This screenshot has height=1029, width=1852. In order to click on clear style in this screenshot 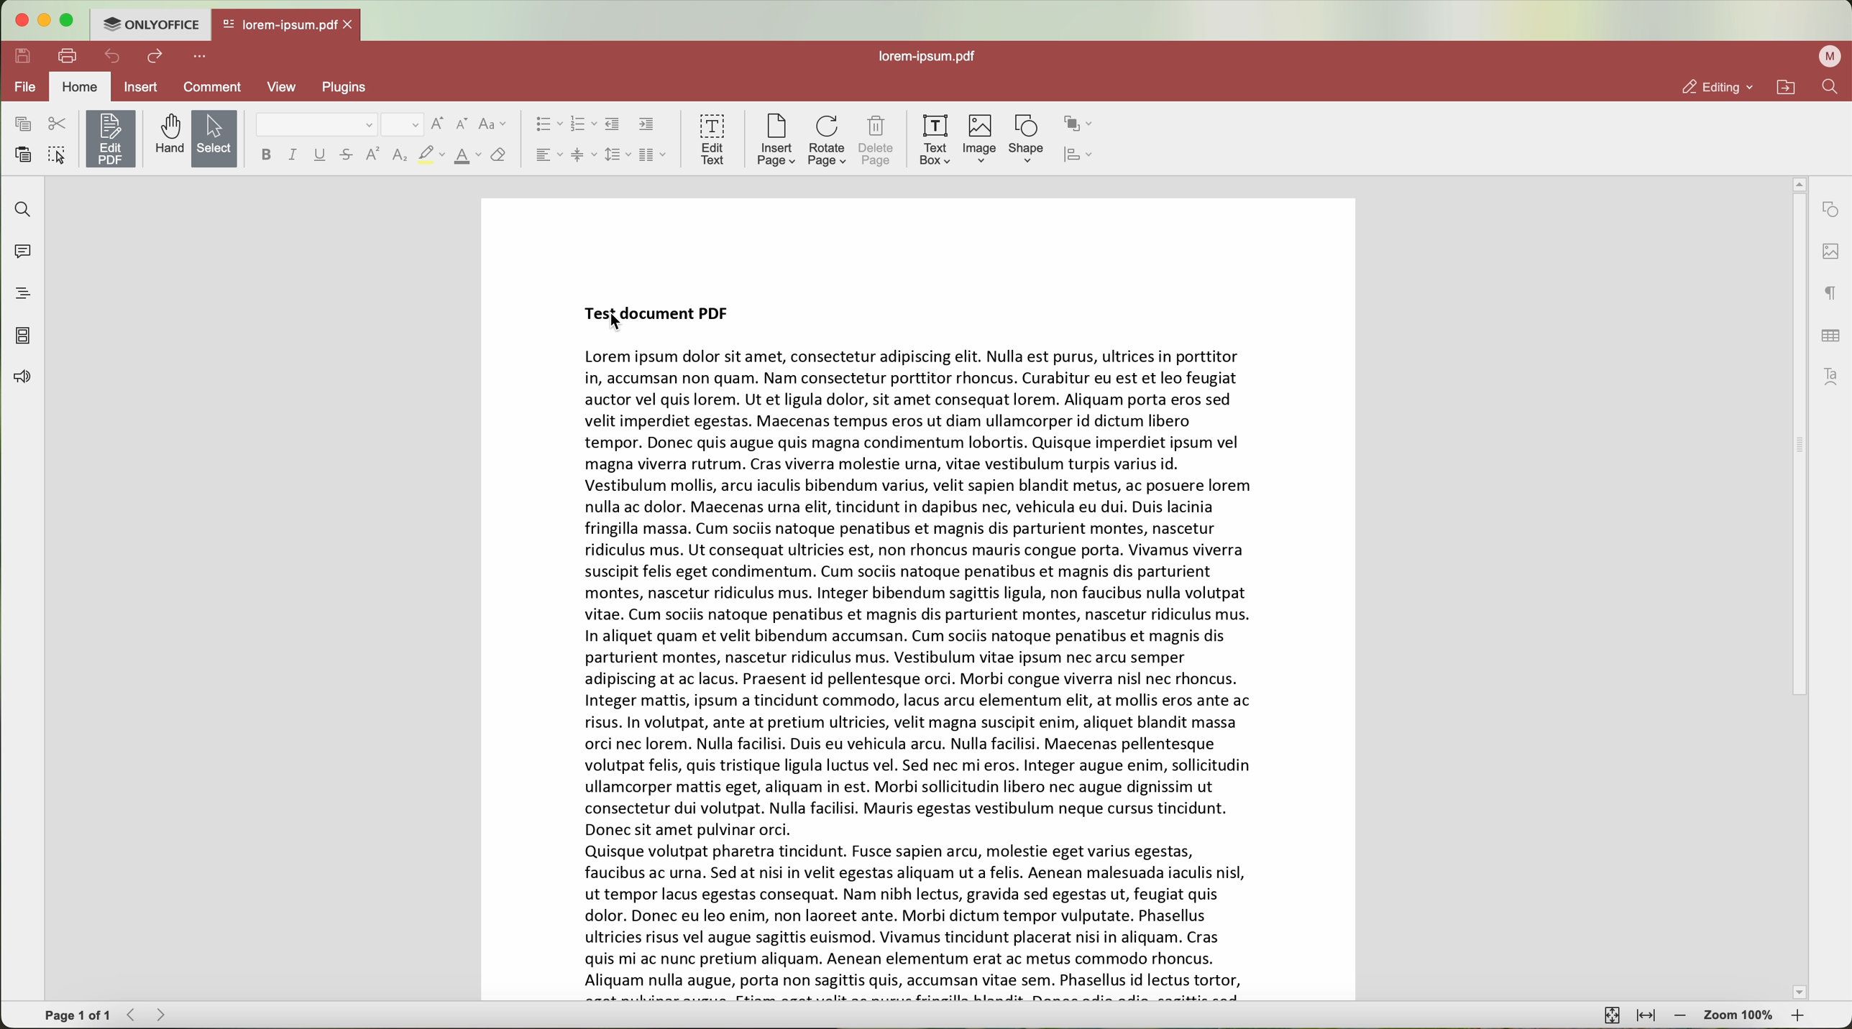, I will do `click(501, 155)`.